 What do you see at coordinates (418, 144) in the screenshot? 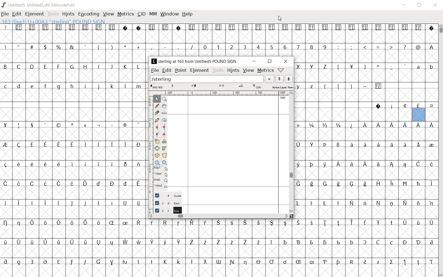
I see `Symbol` at bounding box center [418, 144].